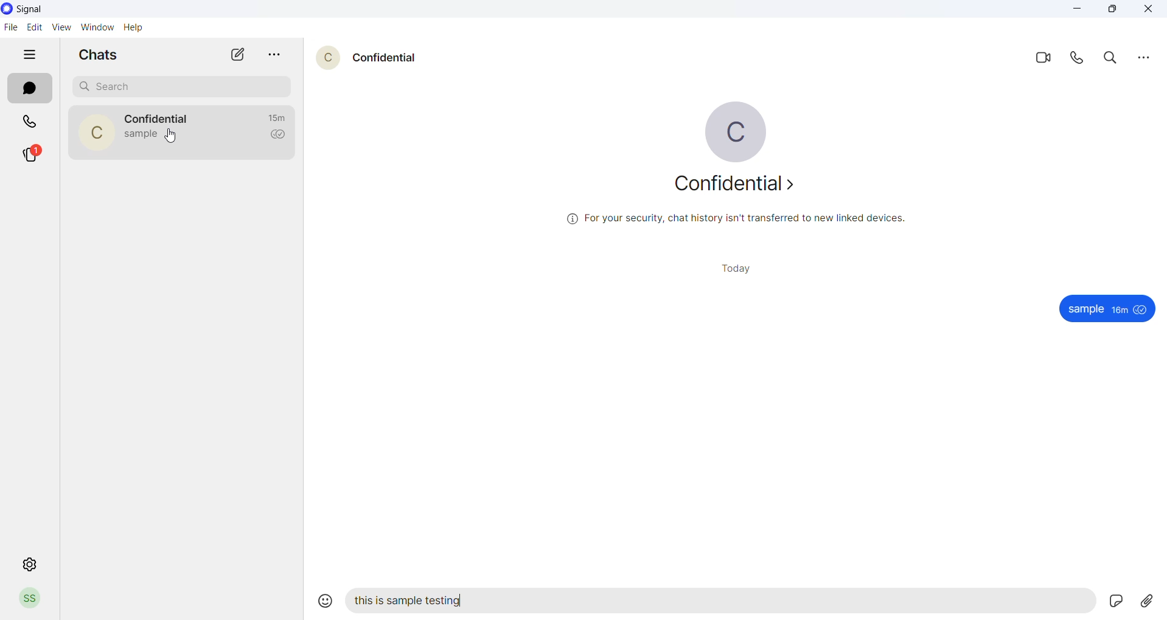 The height and width of the screenshot is (620, 1167). Describe the element at coordinates (32, 601) in the screenshot. I see `profile` at that location.